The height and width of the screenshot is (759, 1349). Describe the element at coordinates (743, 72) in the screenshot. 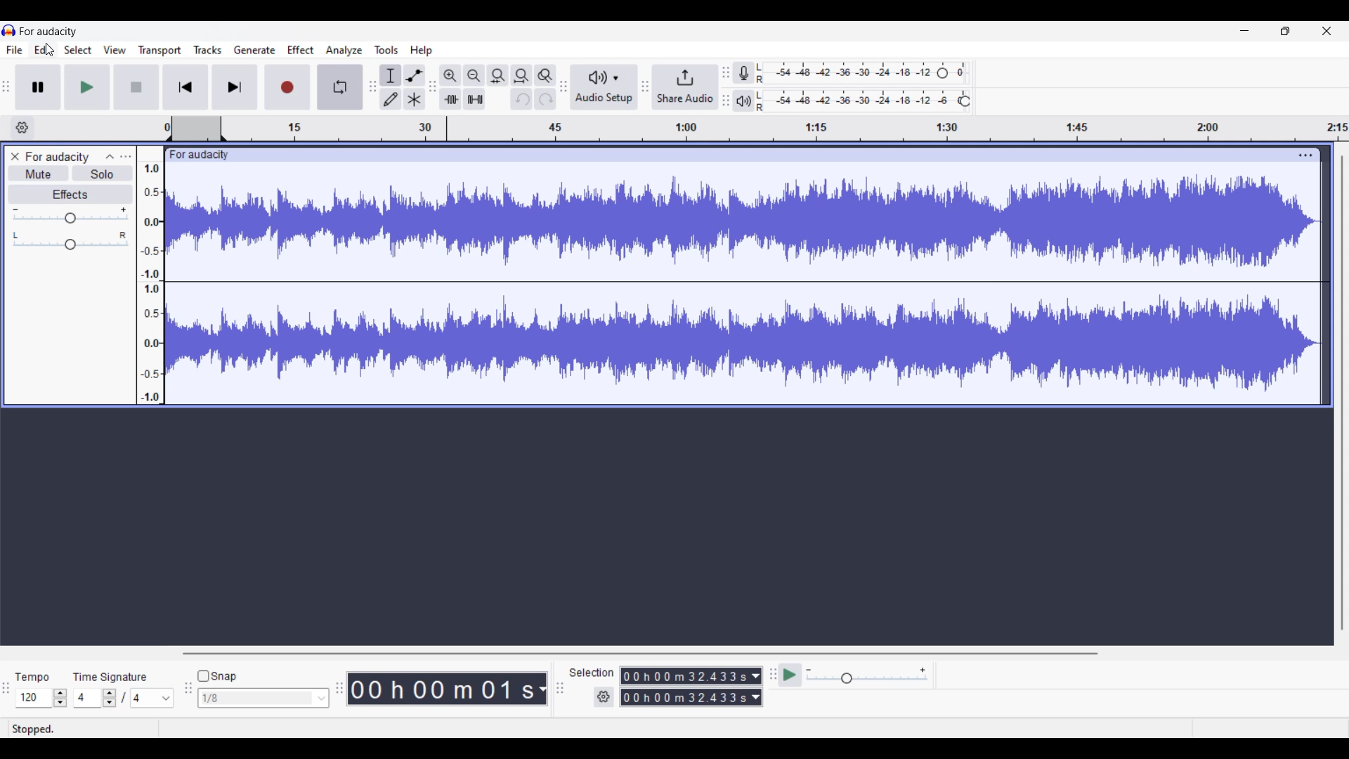

I see `Record meter` at that location.